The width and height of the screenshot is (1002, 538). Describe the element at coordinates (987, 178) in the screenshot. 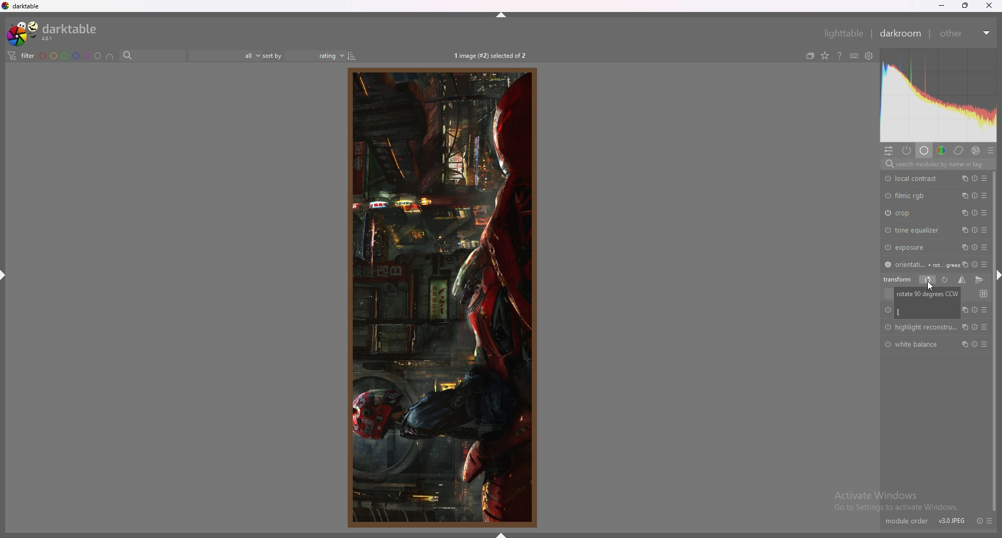

I see `presets` at that location.